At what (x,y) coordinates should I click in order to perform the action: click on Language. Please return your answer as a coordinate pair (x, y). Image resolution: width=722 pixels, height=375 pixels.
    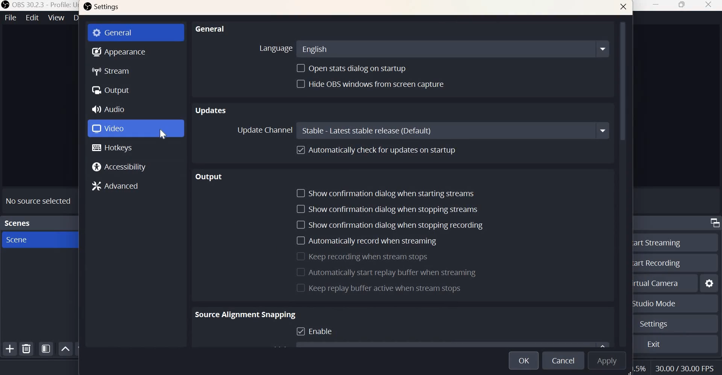
    Looking at the image, I should click on (276, 49).